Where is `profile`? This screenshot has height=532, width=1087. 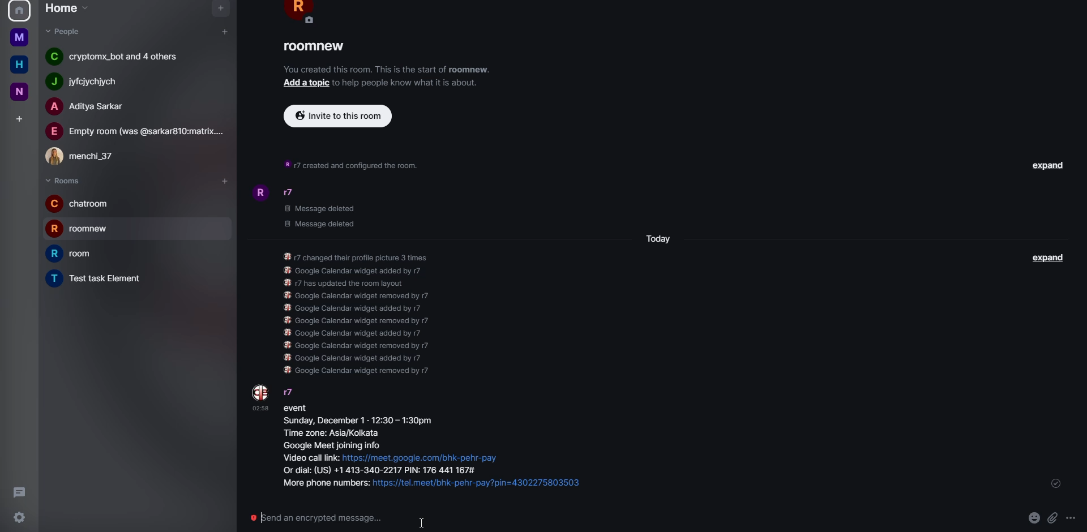
profile is located at coordinates (260, 392).